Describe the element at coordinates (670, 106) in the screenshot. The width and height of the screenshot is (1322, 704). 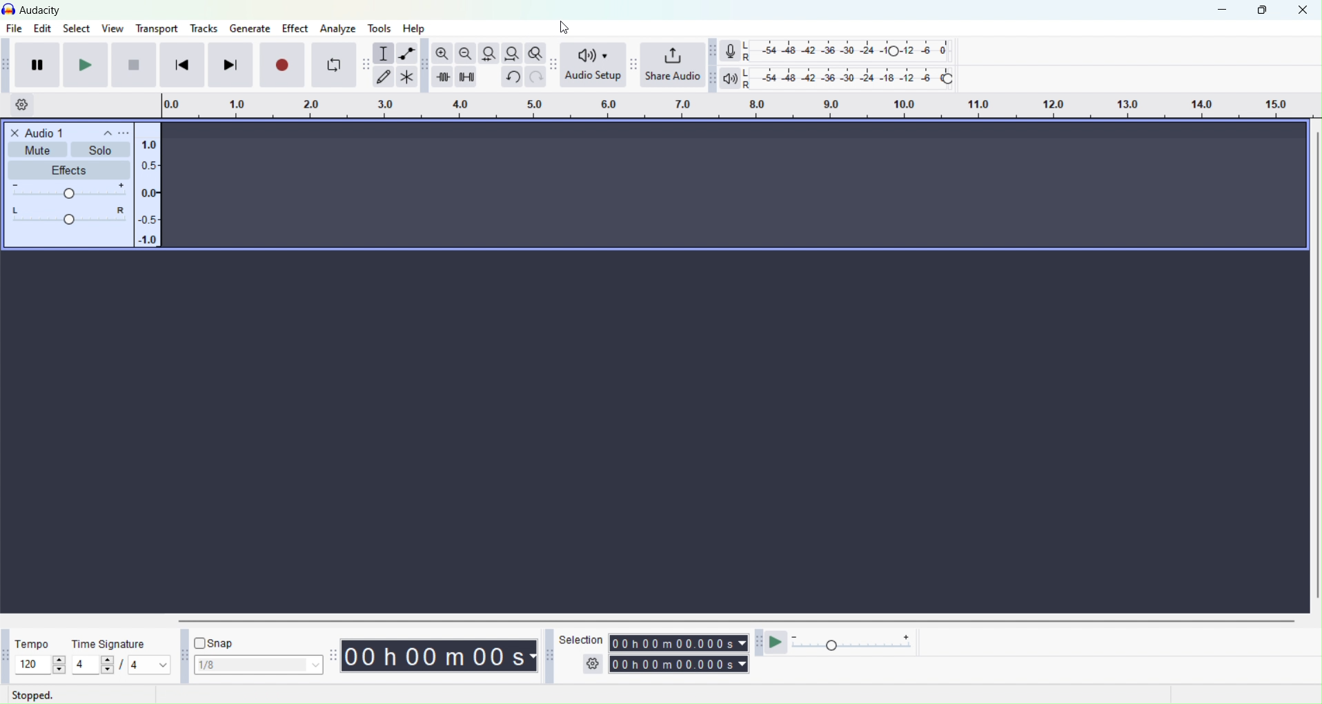
I see `Click and drag to define a lopping region` at that location.